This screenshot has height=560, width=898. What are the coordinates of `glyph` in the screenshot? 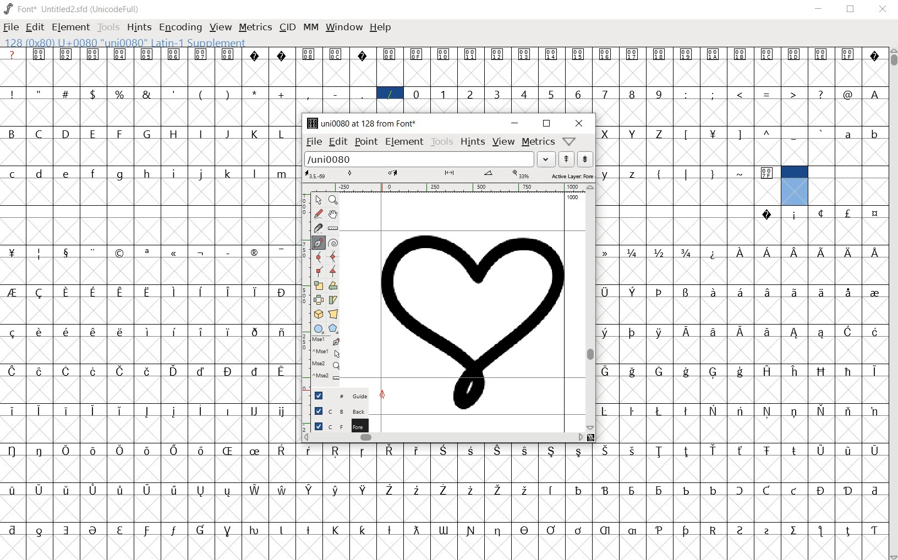 It's located at (498, 491).